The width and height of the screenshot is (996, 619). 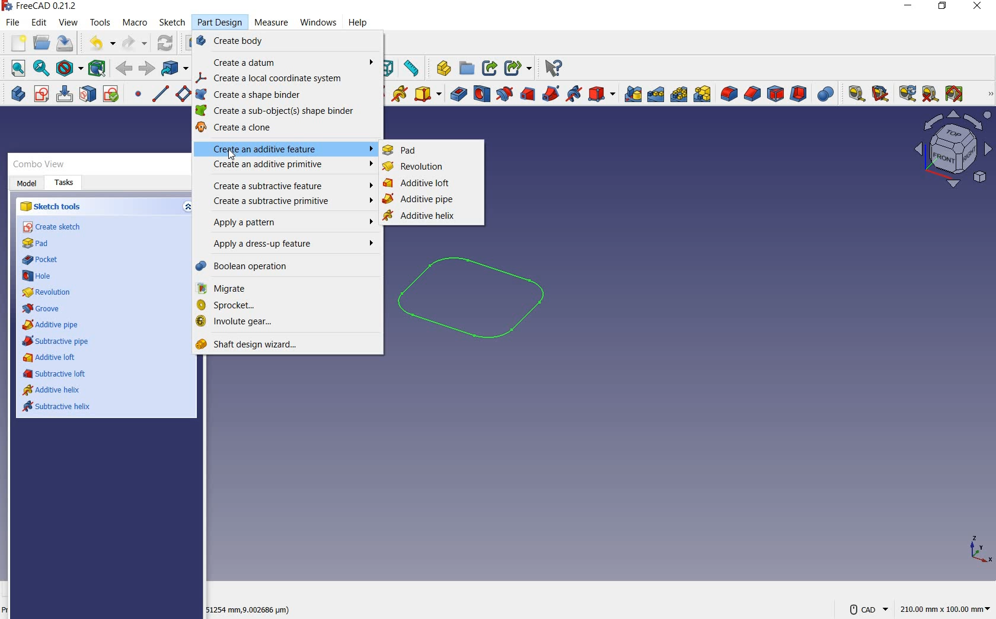 What do you see at coordinates (881, 93) in the screenshot?
I see `measure angular` at bounding box center [881, 93].